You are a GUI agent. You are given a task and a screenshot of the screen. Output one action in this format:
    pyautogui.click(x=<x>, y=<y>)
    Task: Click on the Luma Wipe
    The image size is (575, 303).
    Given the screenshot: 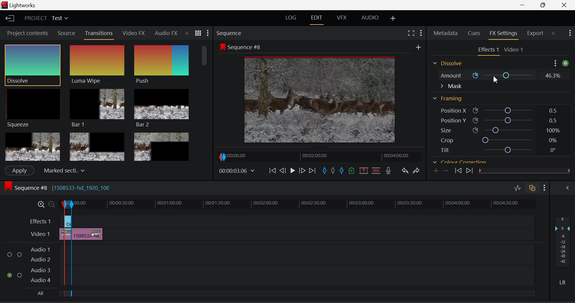 What is the action you would take?
    pyautogui.click(x=97, y=65)
    